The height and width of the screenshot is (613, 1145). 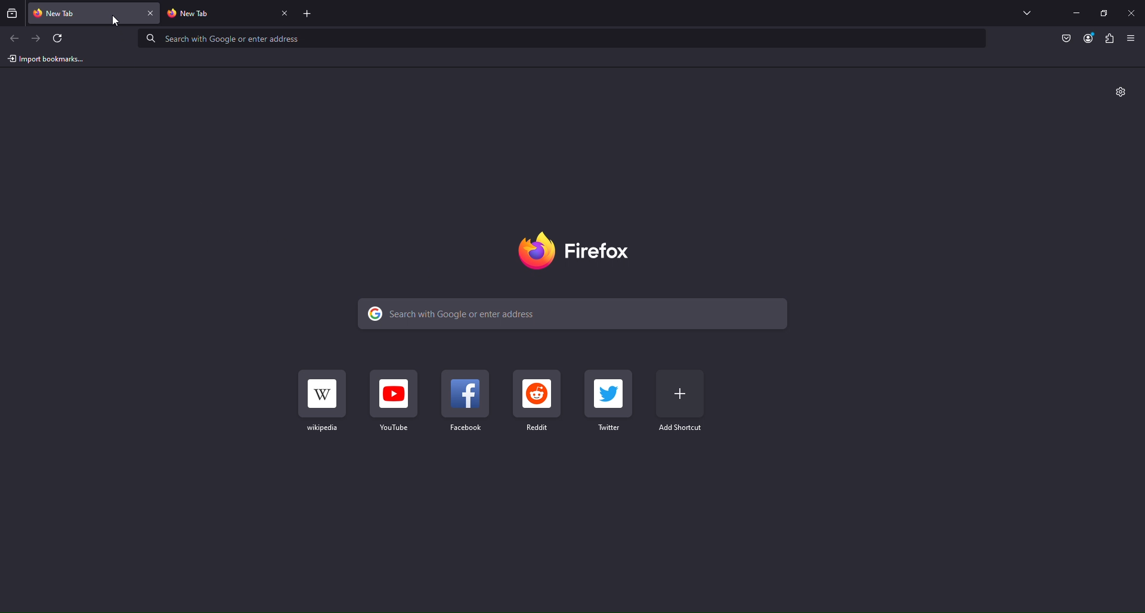 What do you see at coordinates (609, 401) in the screenshot?
I see `Twitter Shortcut` at bounding box center [609, 401].